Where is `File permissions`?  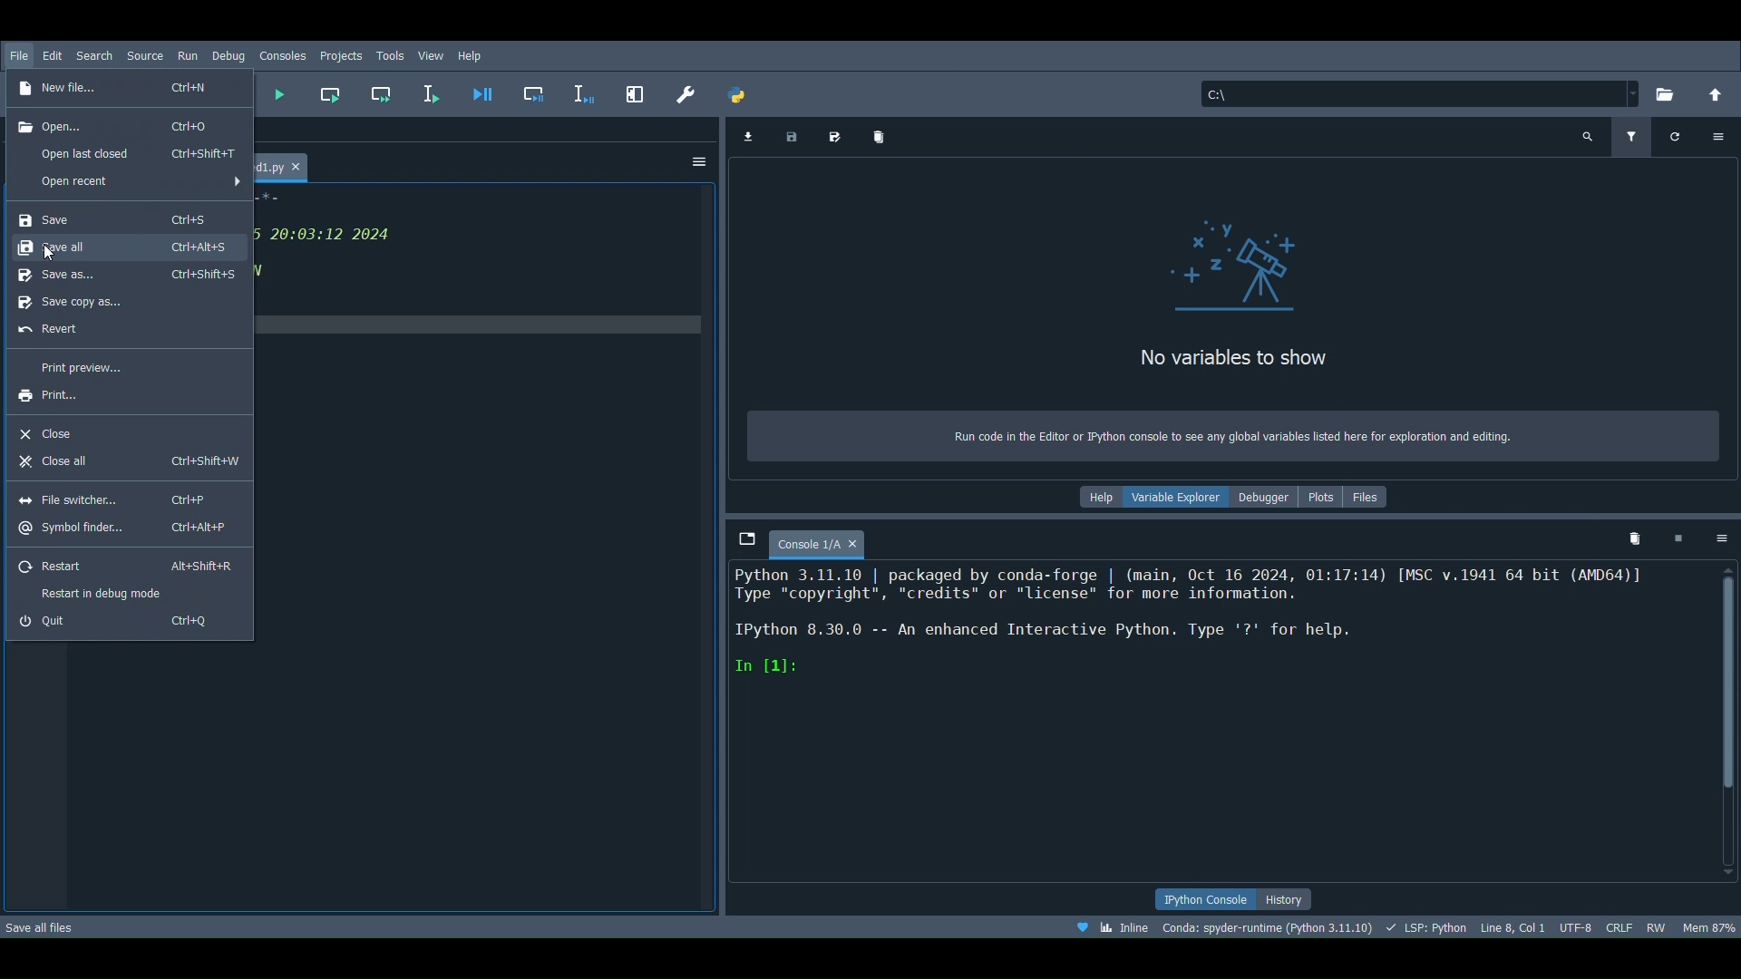 File permissions is located at coordinates (1658, 925).